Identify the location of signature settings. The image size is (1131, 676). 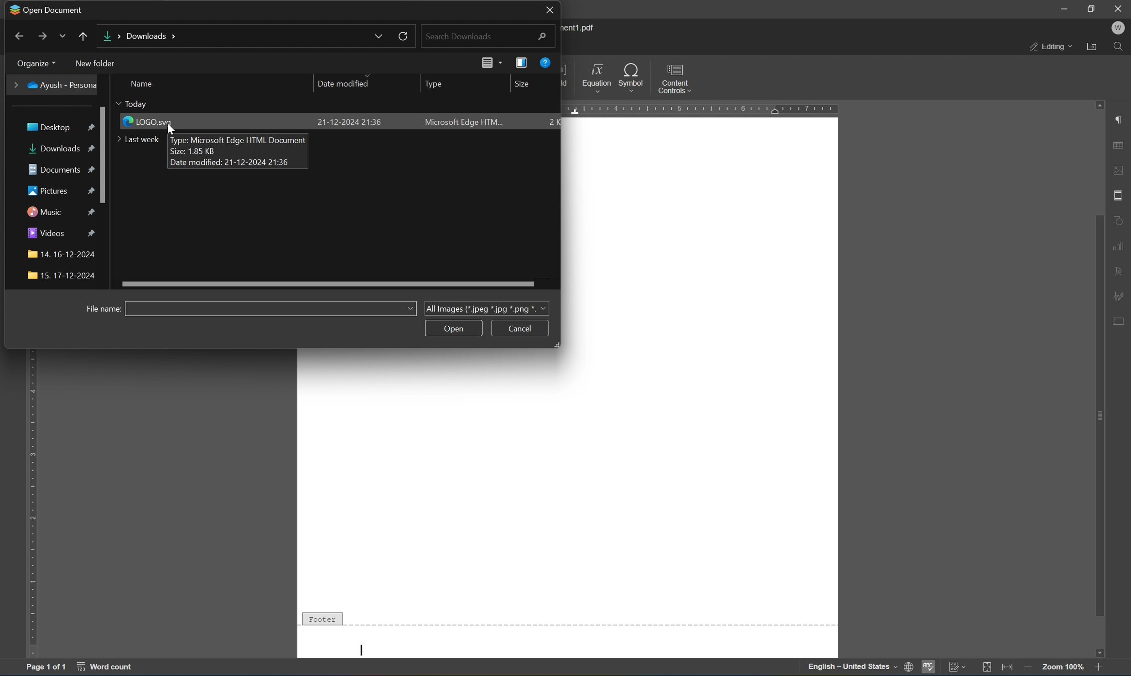
(1121, 296).